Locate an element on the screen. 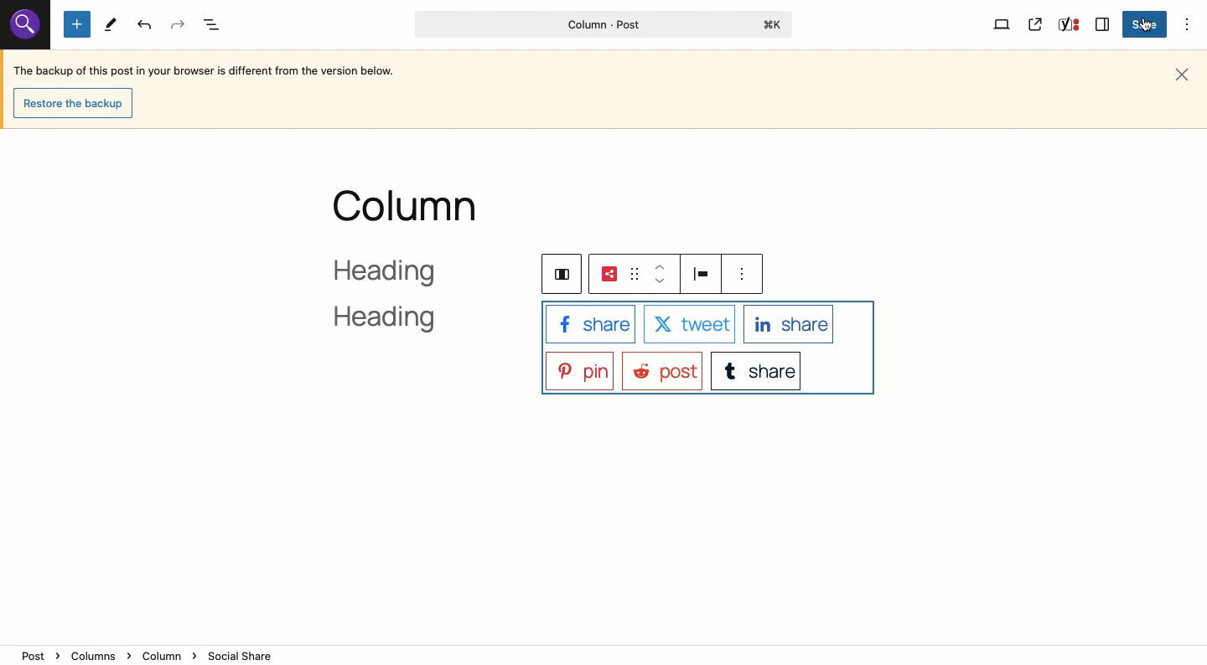  columns is located at coordinates (558, 272).